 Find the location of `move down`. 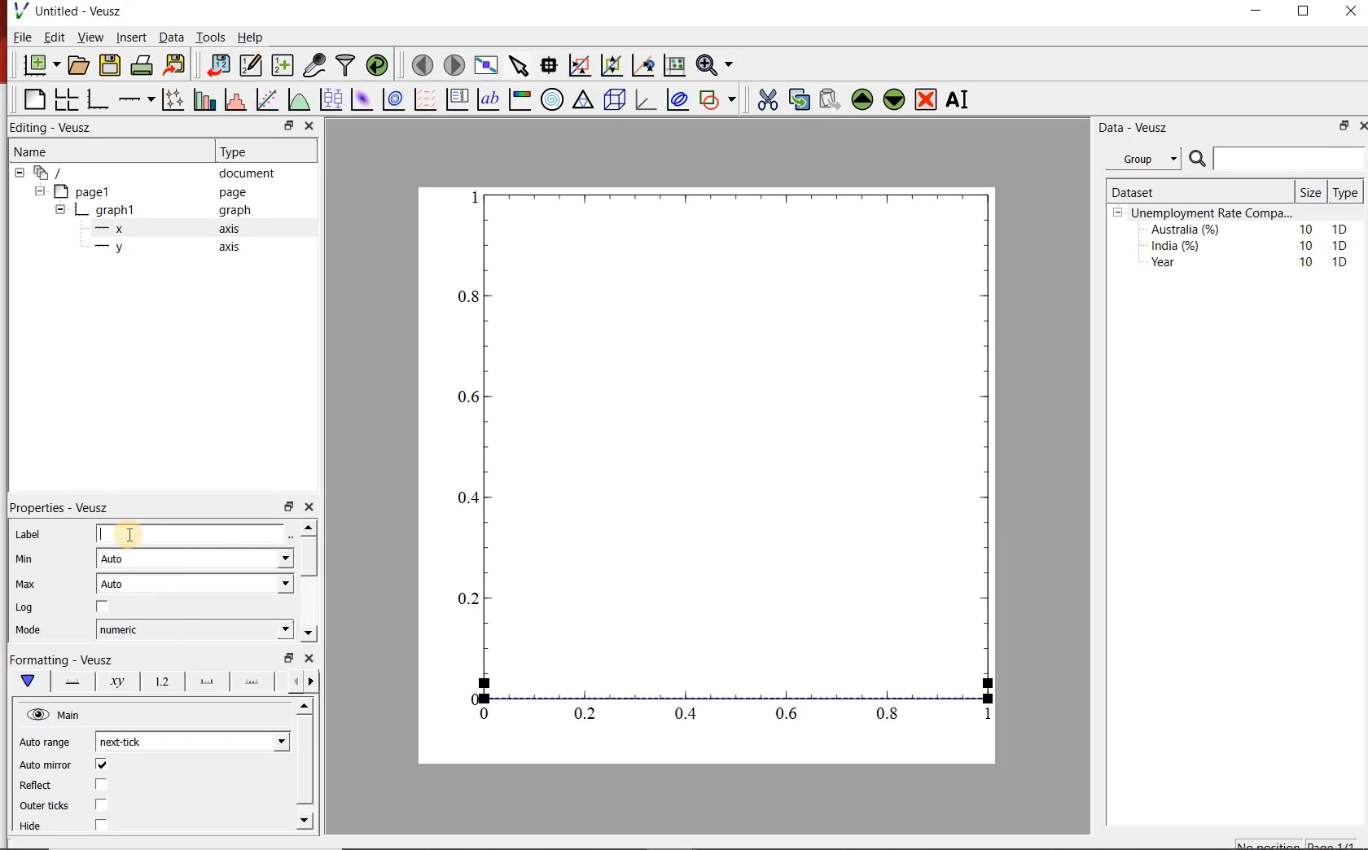

move down is located at coordinates (305, 821).